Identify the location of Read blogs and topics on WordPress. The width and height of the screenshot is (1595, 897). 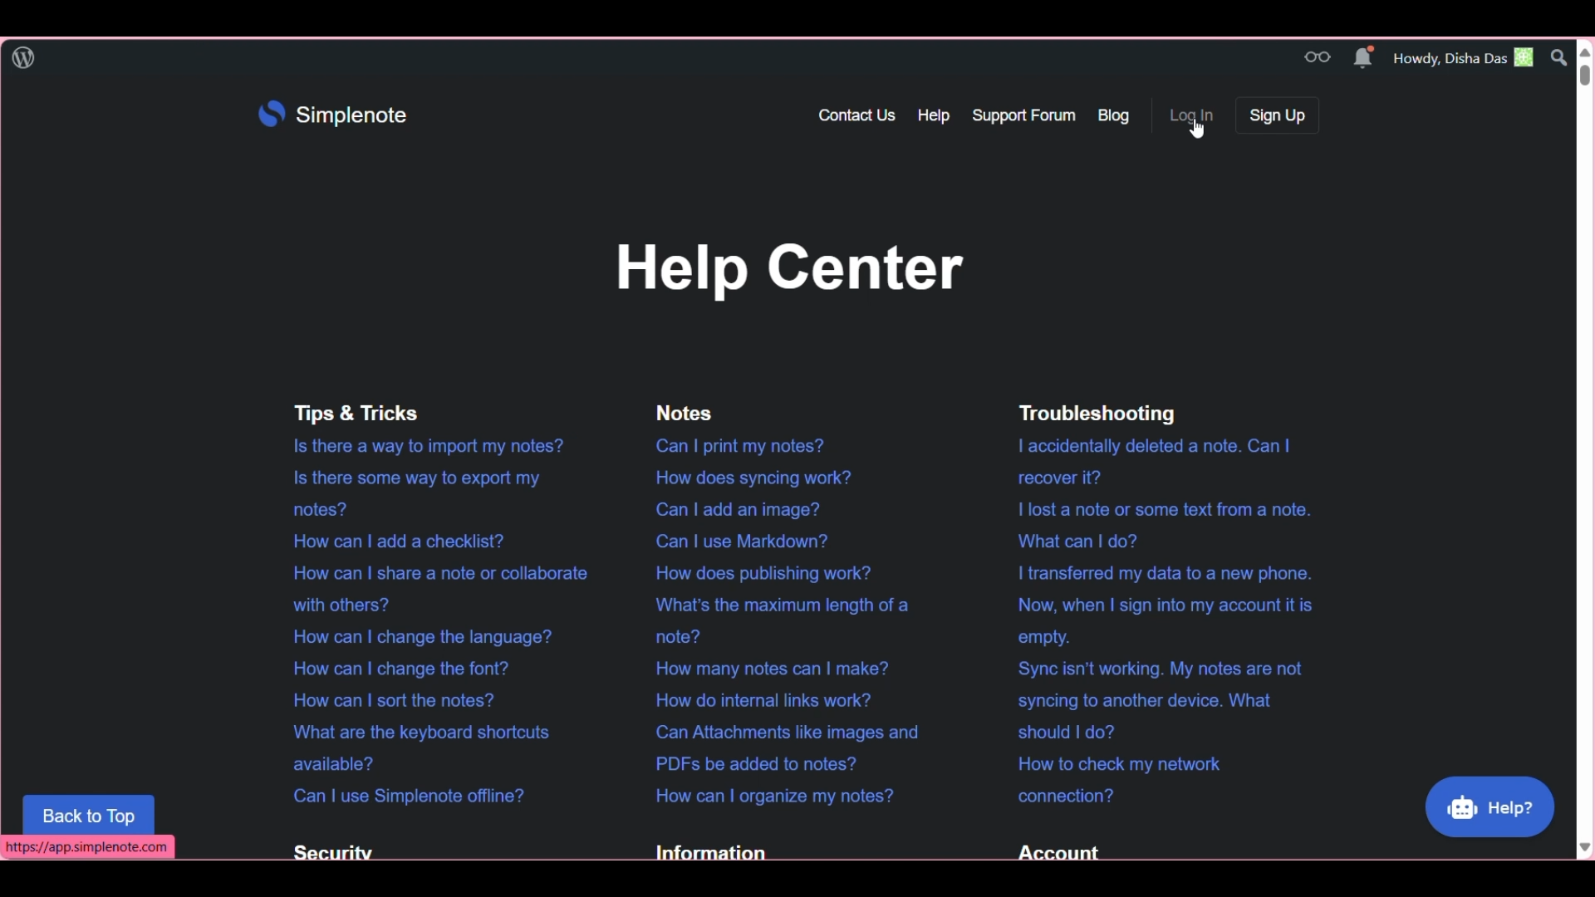
(1318, 57).